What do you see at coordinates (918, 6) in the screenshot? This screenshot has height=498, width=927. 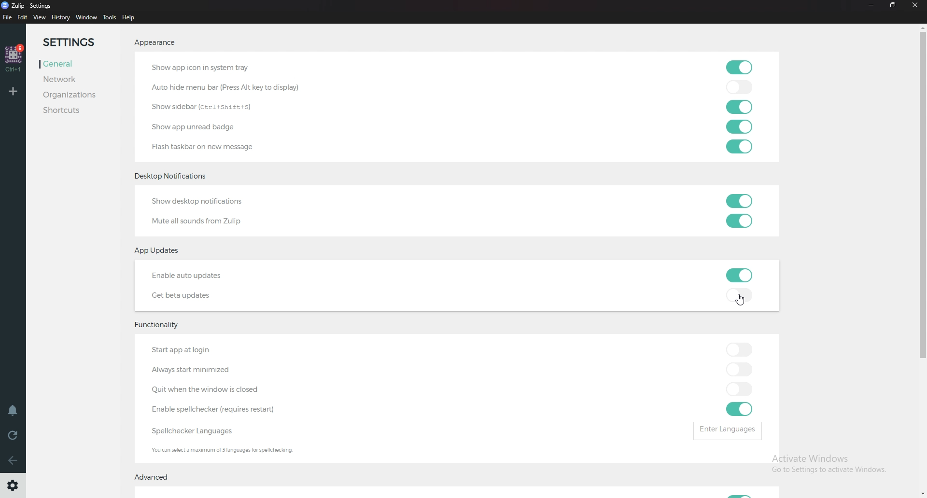 I see `Close` at bounding box center [918, 6].